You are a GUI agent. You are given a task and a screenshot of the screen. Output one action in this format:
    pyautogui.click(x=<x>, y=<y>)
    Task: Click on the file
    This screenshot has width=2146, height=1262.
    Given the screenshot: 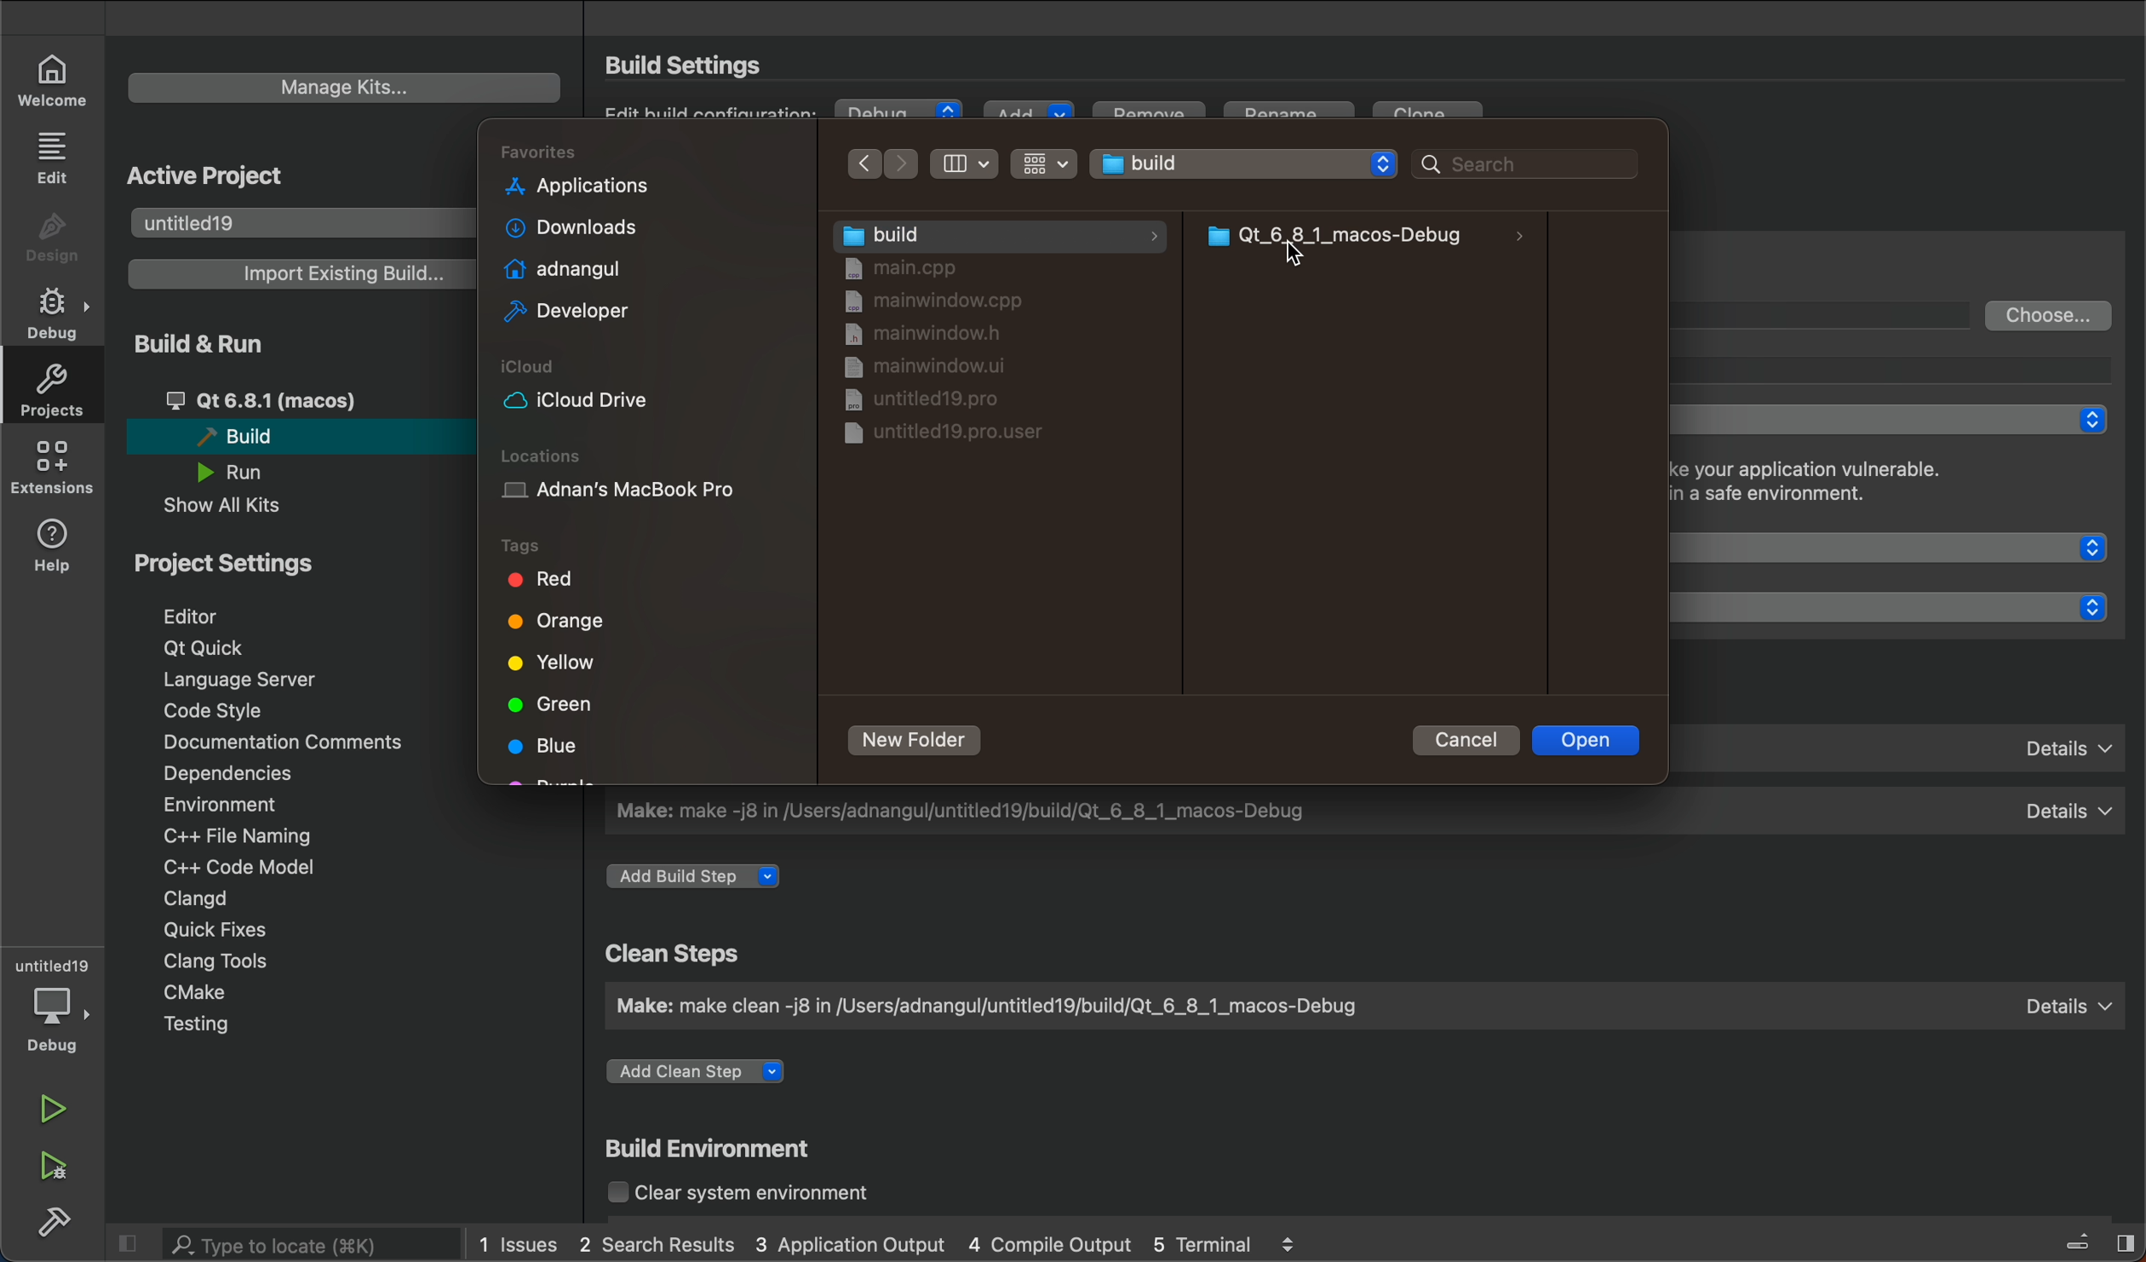 What is the action you would take?
    pyautogui.click(x=936, y=439)
    